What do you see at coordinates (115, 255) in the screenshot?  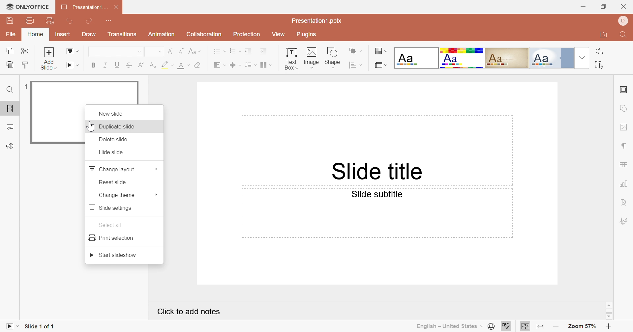 I see `Start slideshow` at bounding box center [115, 255].